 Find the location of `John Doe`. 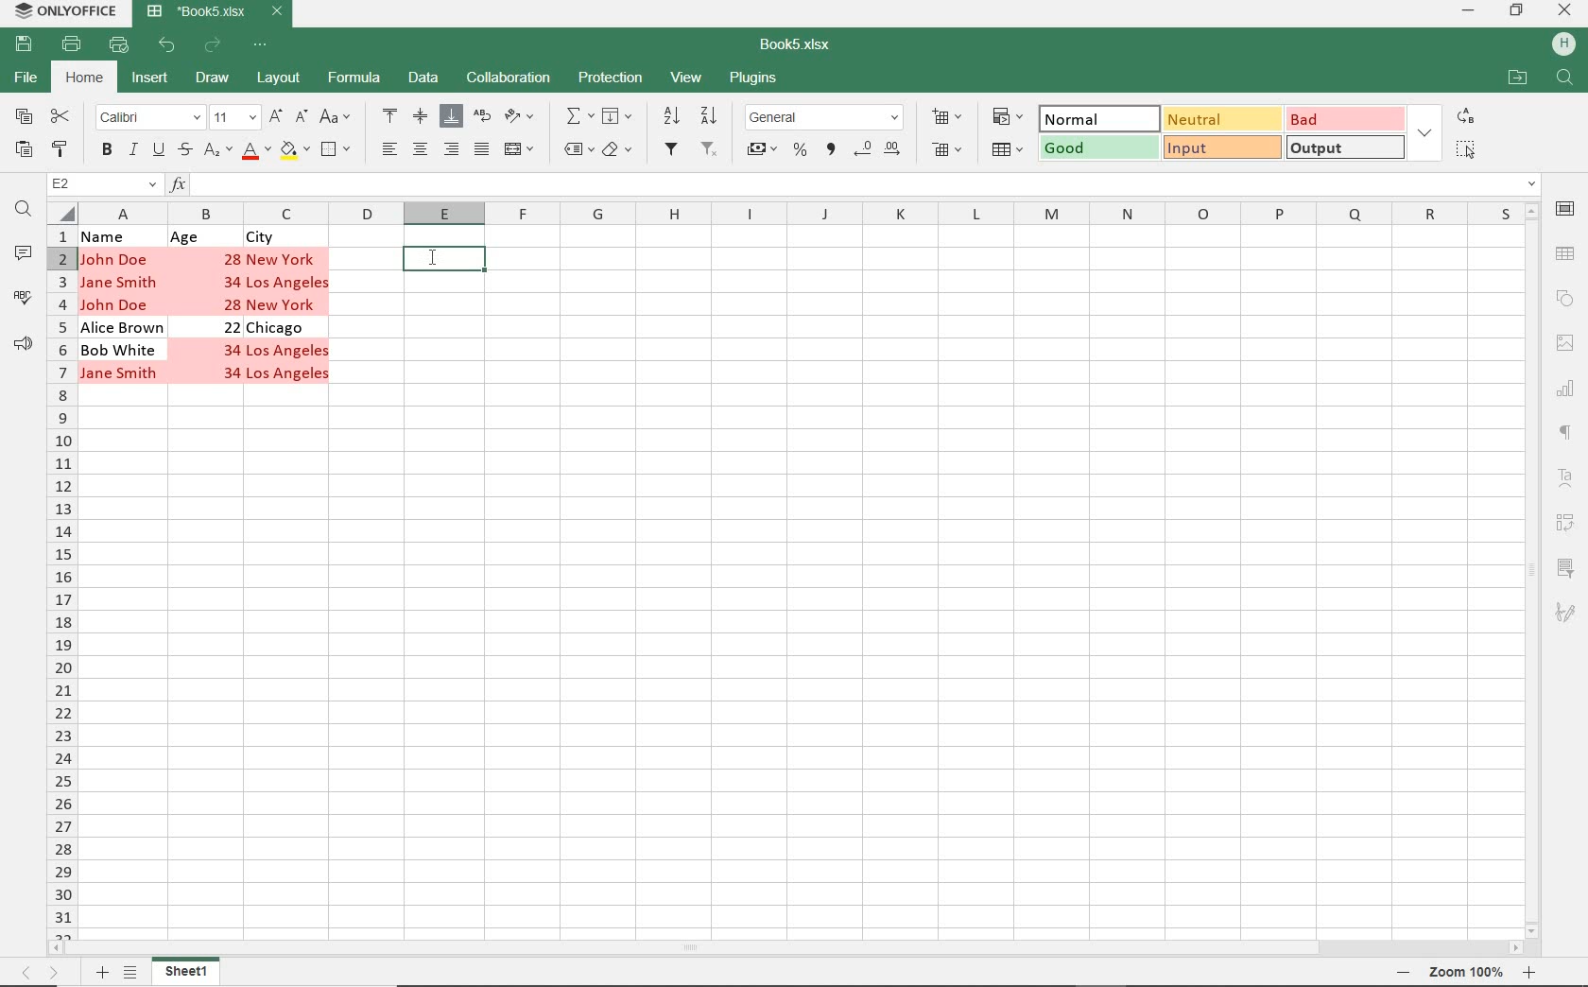

John Doe is located at coordinates (114, 257).